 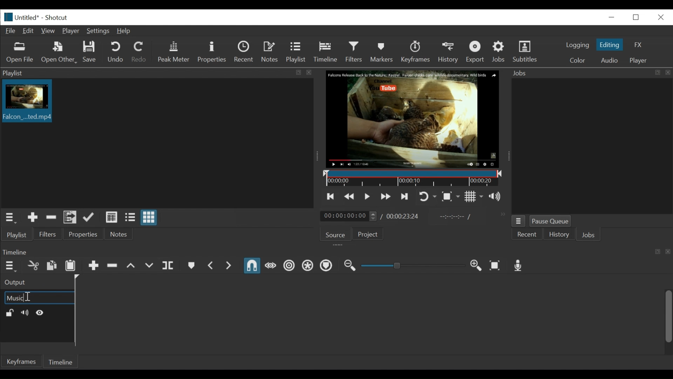 I want to click on Jobs panel, so click(x=588, y=146).